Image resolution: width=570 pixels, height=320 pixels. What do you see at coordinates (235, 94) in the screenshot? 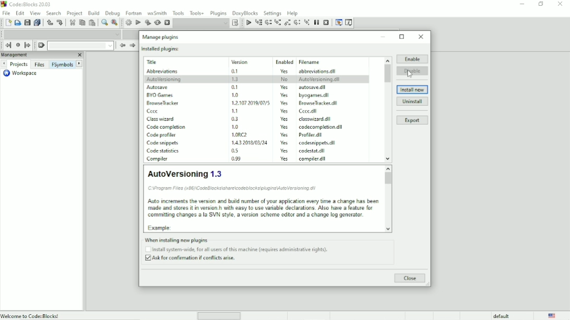
I see `1.0` at bounding box center [235, 94].